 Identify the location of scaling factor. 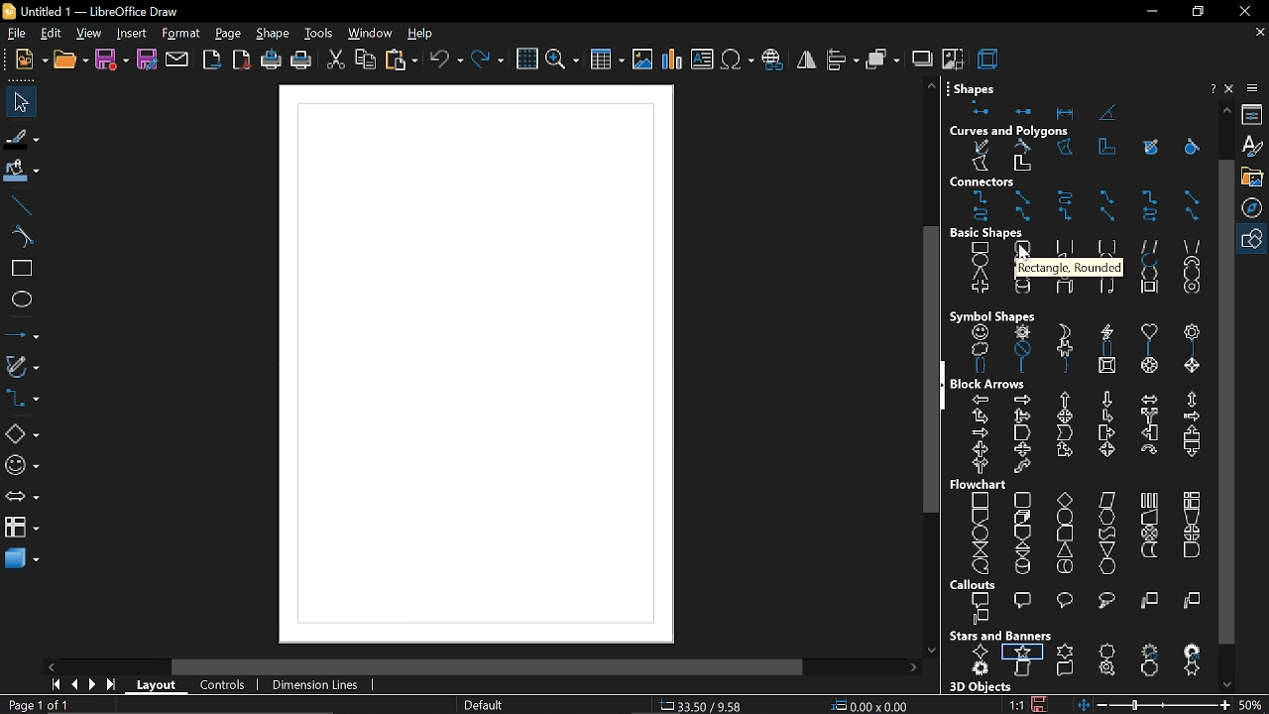
(1016, 705).